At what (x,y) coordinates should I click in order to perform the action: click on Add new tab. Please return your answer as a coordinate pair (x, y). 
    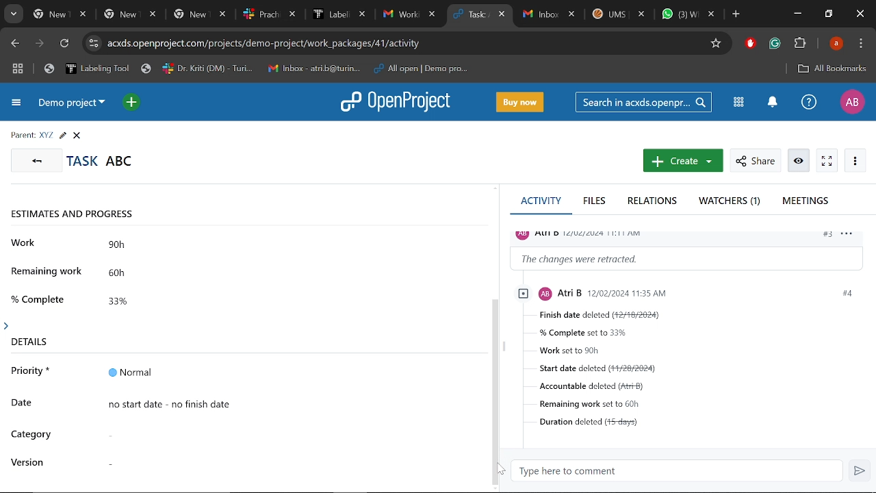
    Looking at the image, I should click on (737, 16).